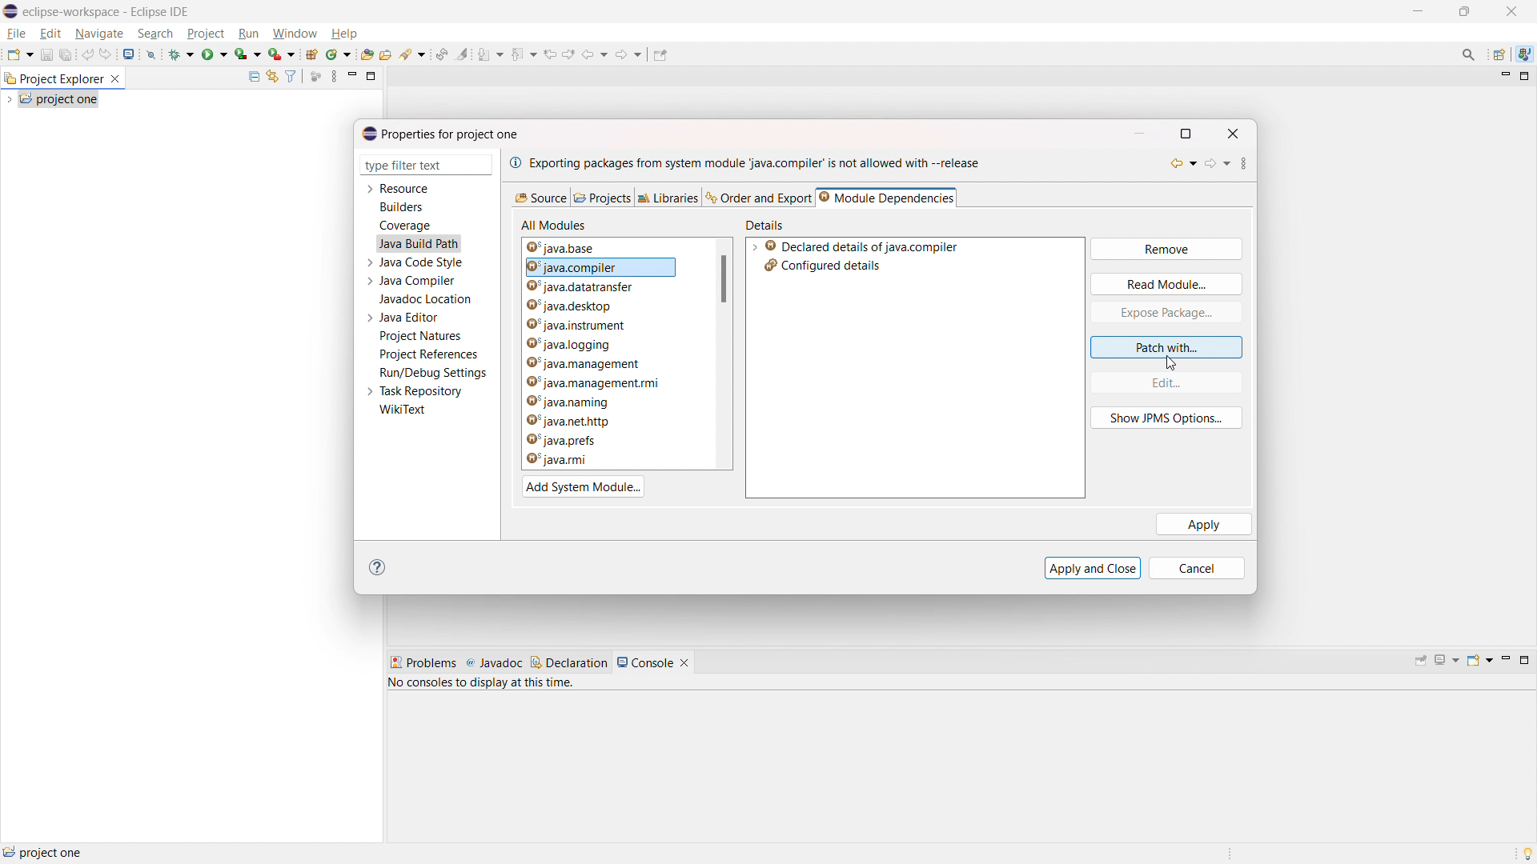 The width and height of the screenshot is (1537, 864). What do you see at coordinates (253, 76) in the screenshot?
I see `collapse all` at bounding box center [253, 76].